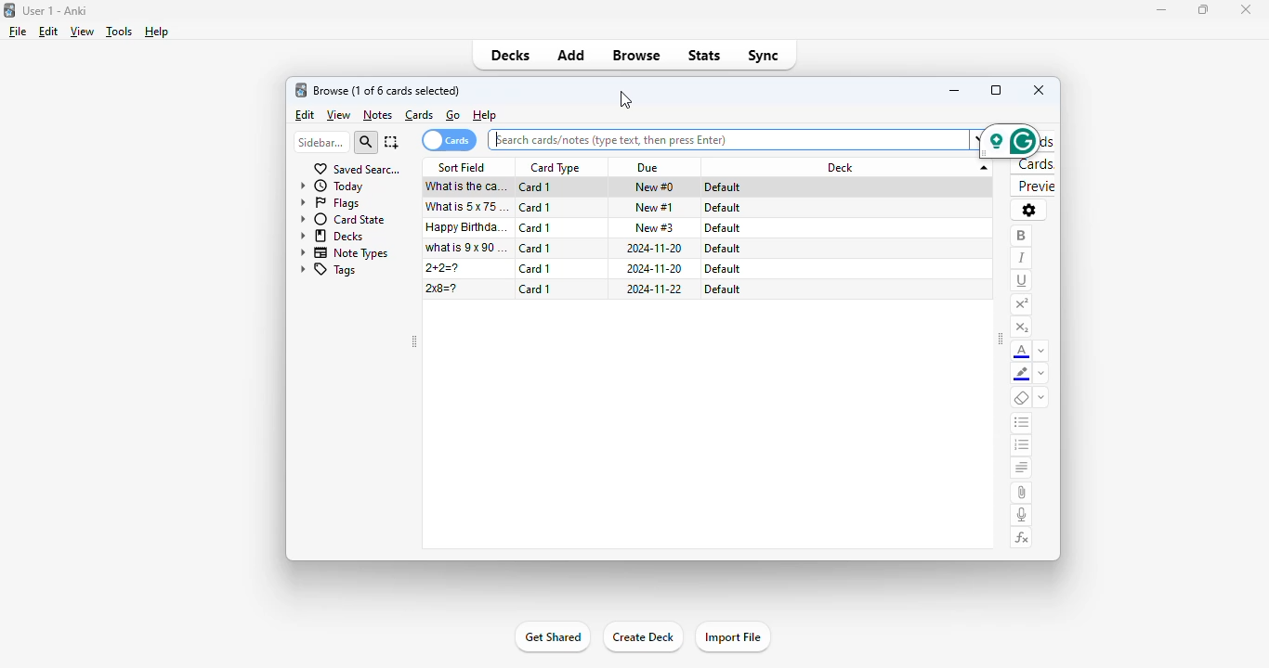  Describe the element at coordinates (55, 10) in the screenshot. I see `User 1- Anki` at that location.